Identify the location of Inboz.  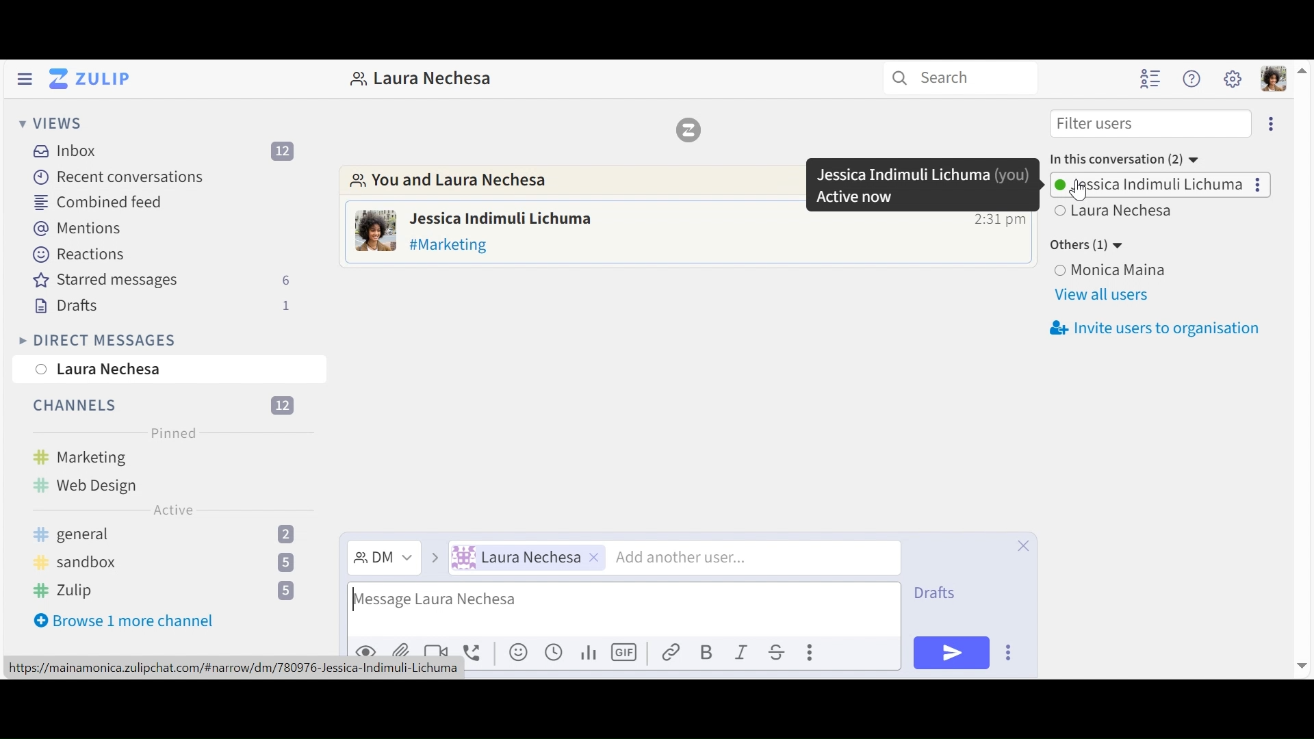
(165, 153).